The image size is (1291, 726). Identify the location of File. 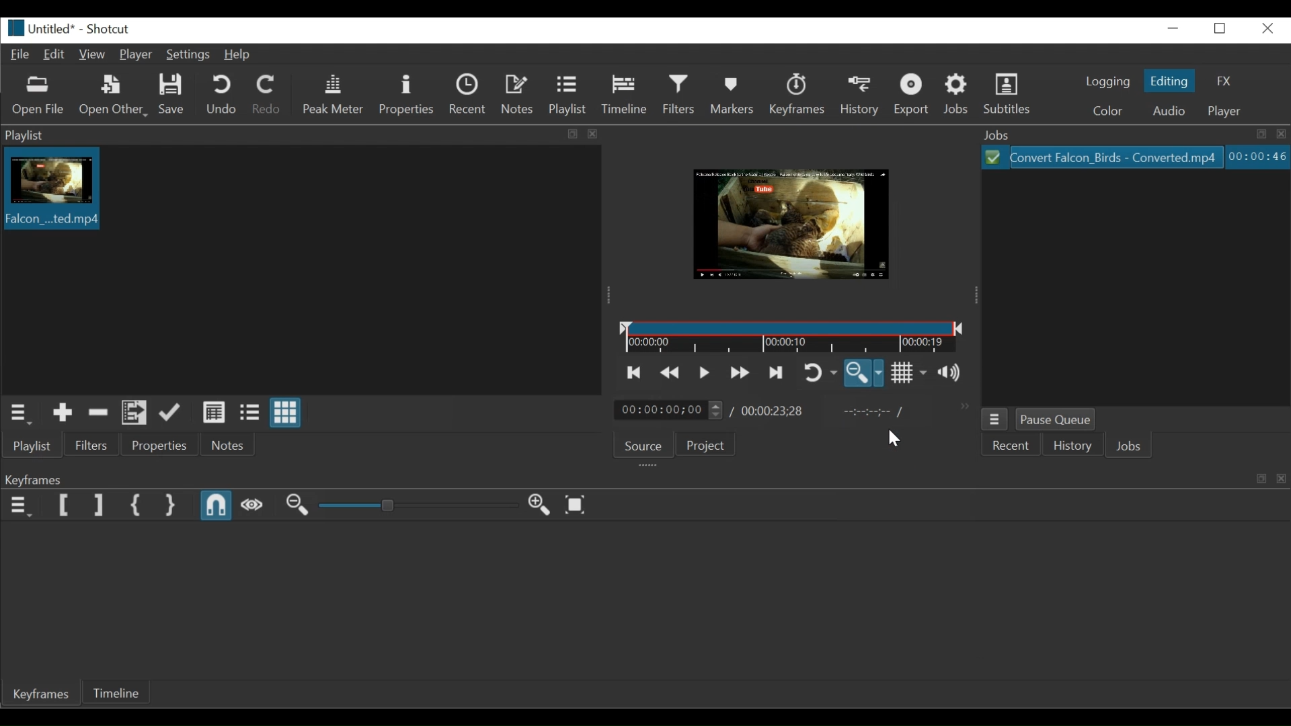
(1101, 157).